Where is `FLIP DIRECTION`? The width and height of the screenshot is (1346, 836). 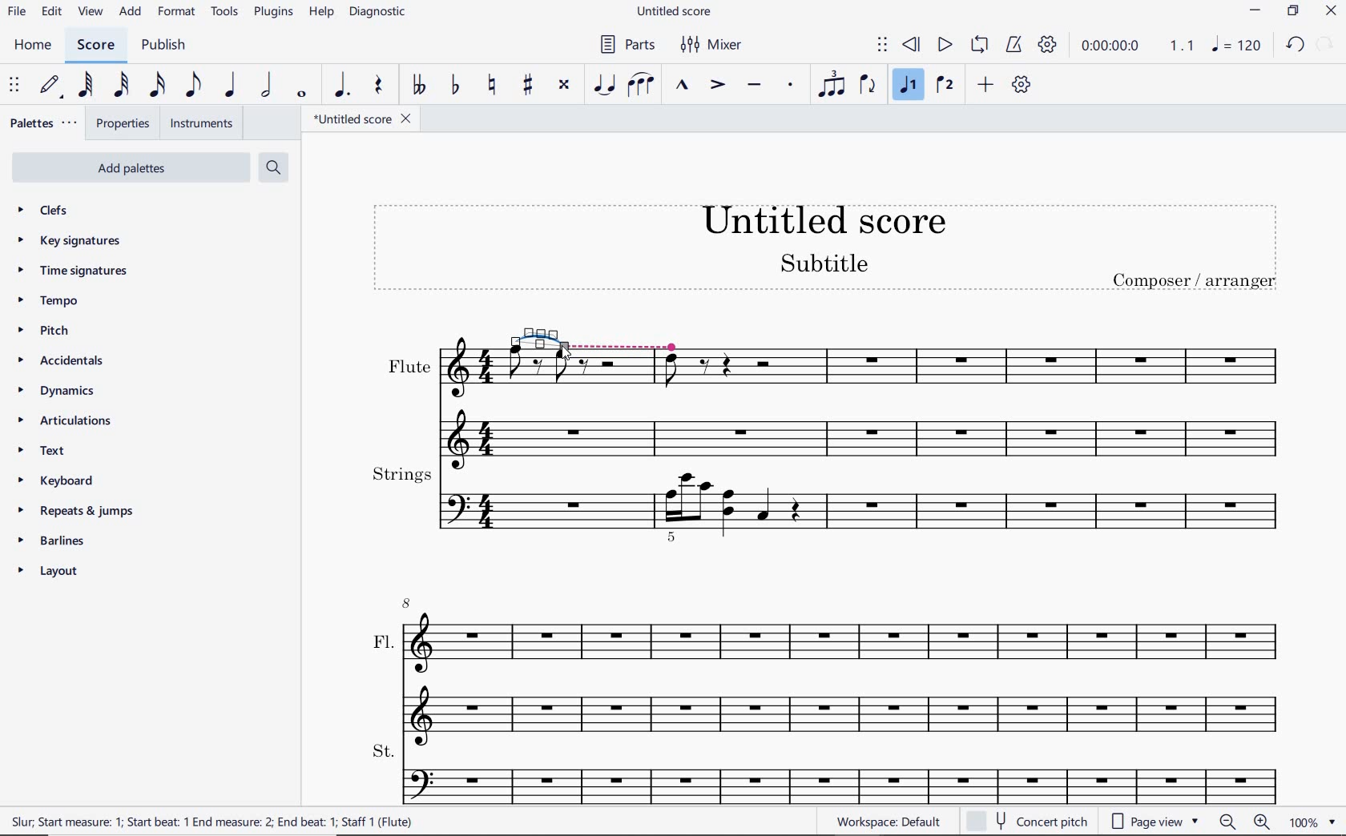
FLIP DIRECTION is located at coordinates (870, 89).